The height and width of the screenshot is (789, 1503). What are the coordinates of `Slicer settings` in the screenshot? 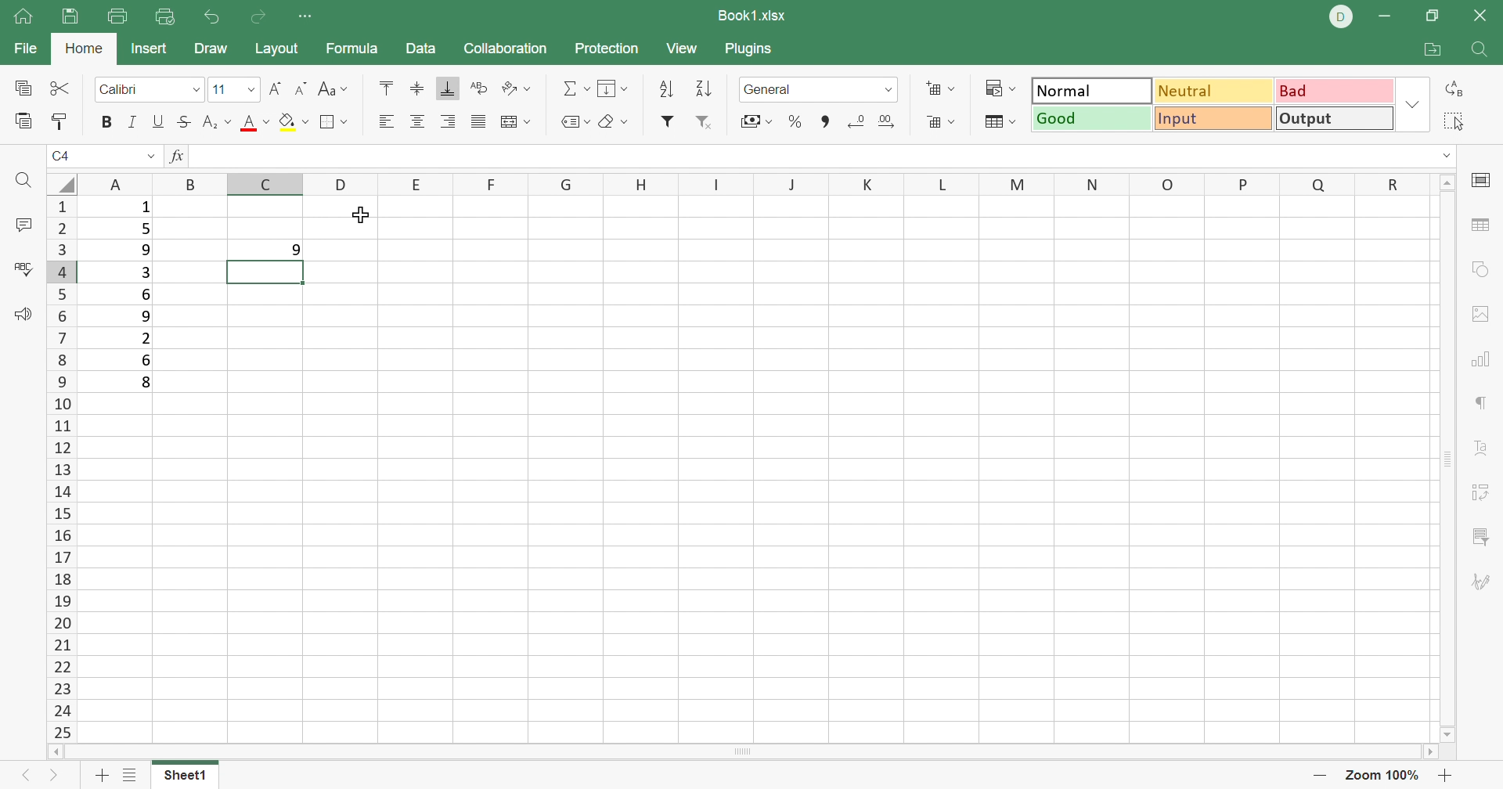 It's located at (1480, 535).